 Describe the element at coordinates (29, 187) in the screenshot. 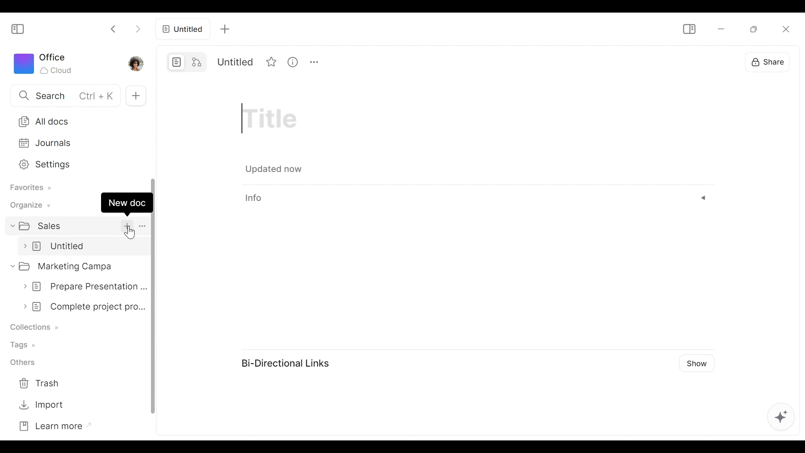

I see `Favorites` at that location.